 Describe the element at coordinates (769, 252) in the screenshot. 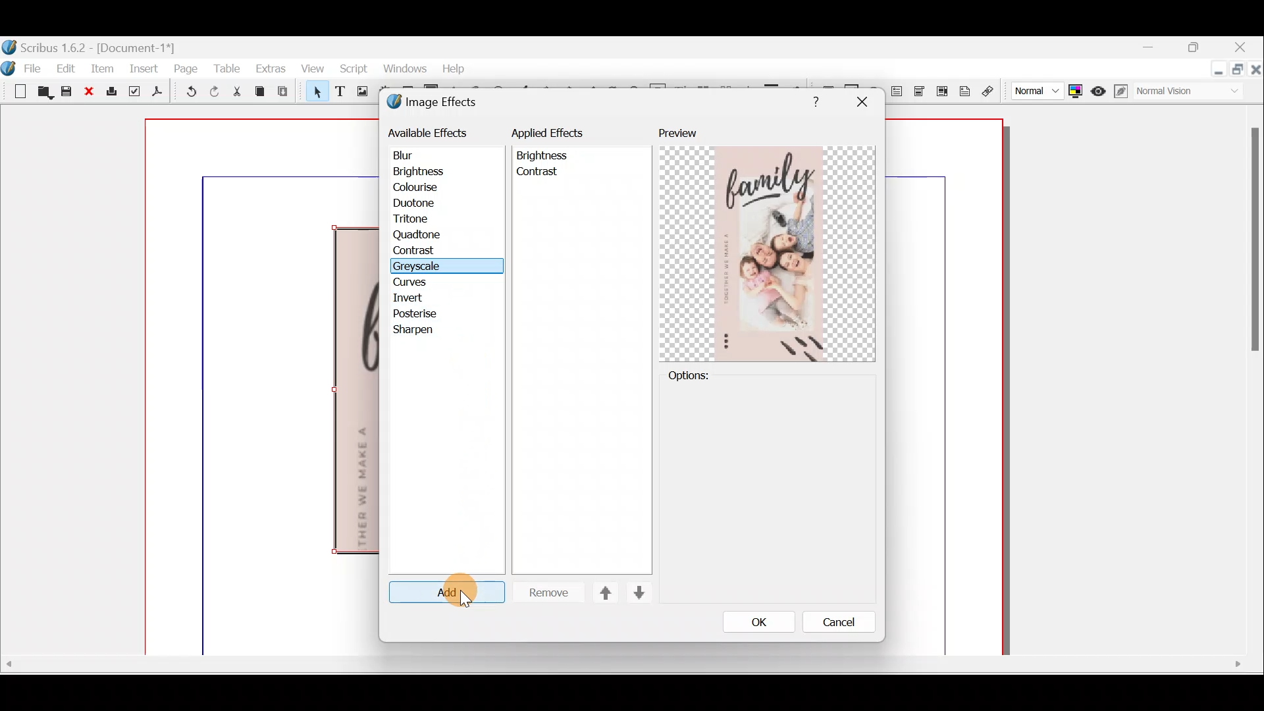

I see `Preview` at that location.